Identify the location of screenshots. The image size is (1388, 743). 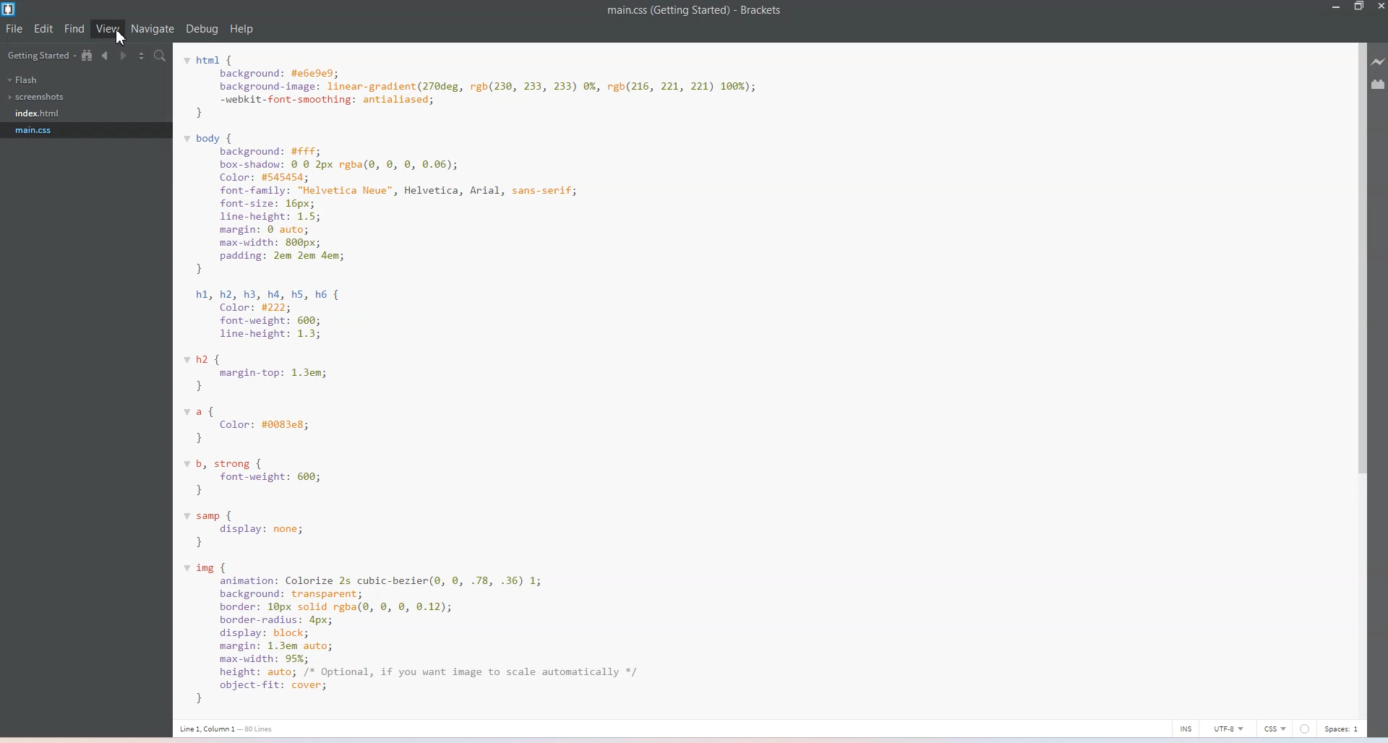
(38, 97).